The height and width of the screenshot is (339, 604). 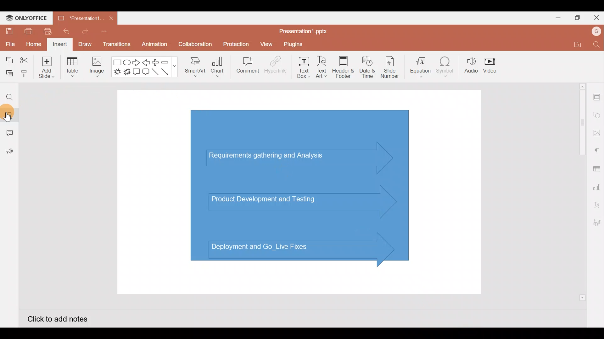 I want to click on Transitions, so click(x=116, y=44).